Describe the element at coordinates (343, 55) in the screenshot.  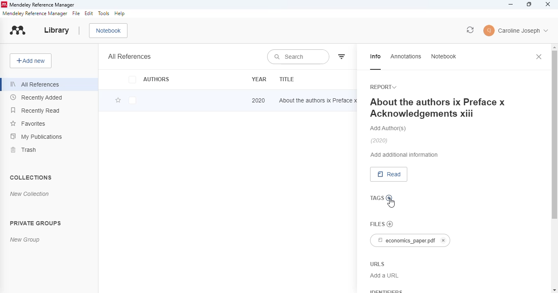
I see `filter by` at that location.